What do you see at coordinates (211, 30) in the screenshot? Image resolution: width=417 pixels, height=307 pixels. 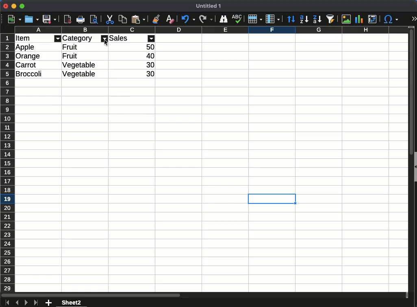 I see `column` at bounding box center [211, 30].